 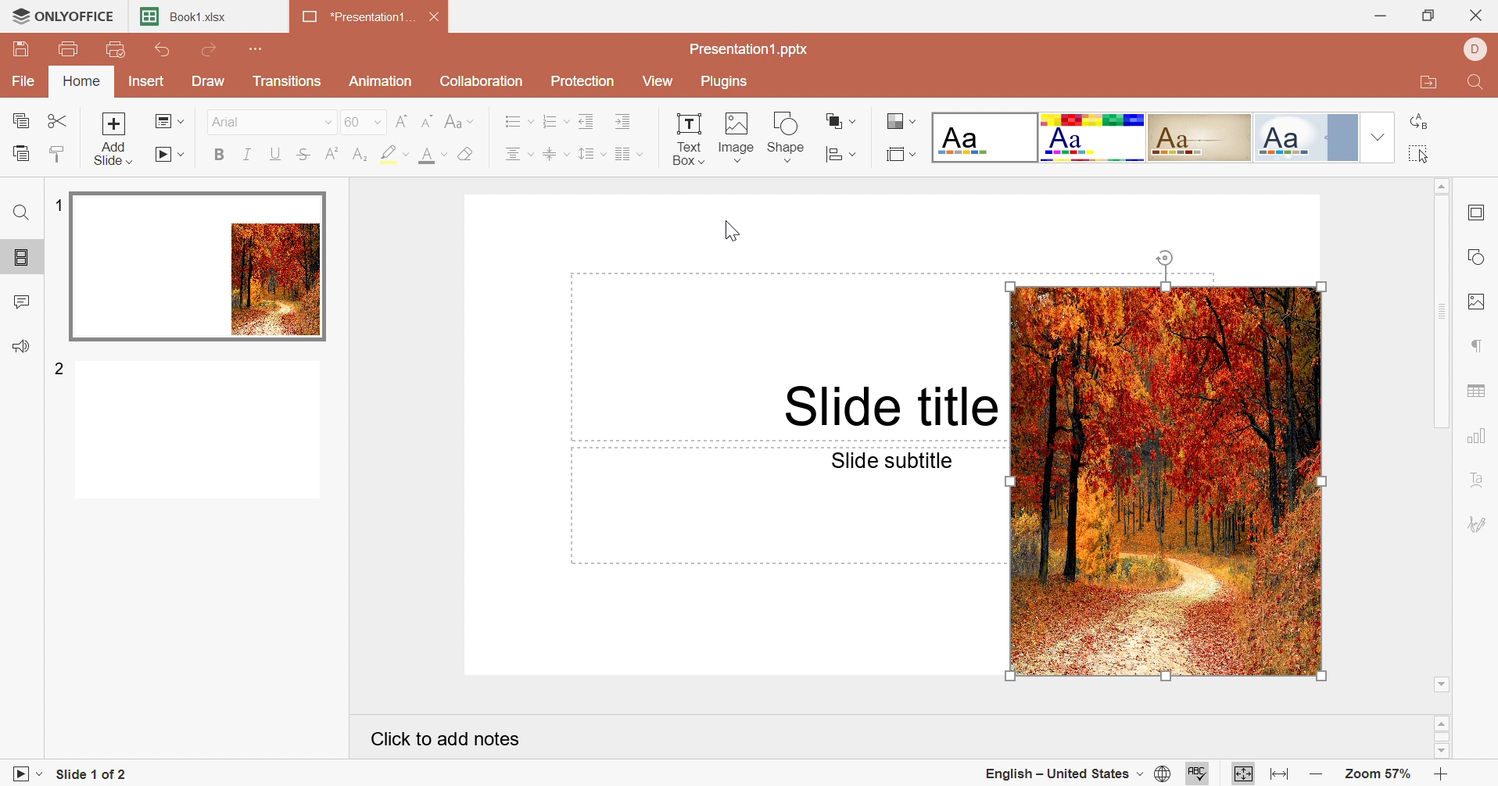 What do you see at coordinates (188, 17) in the screenshot?
I see `Book1.xlsx` at bounding box center [188, 17].